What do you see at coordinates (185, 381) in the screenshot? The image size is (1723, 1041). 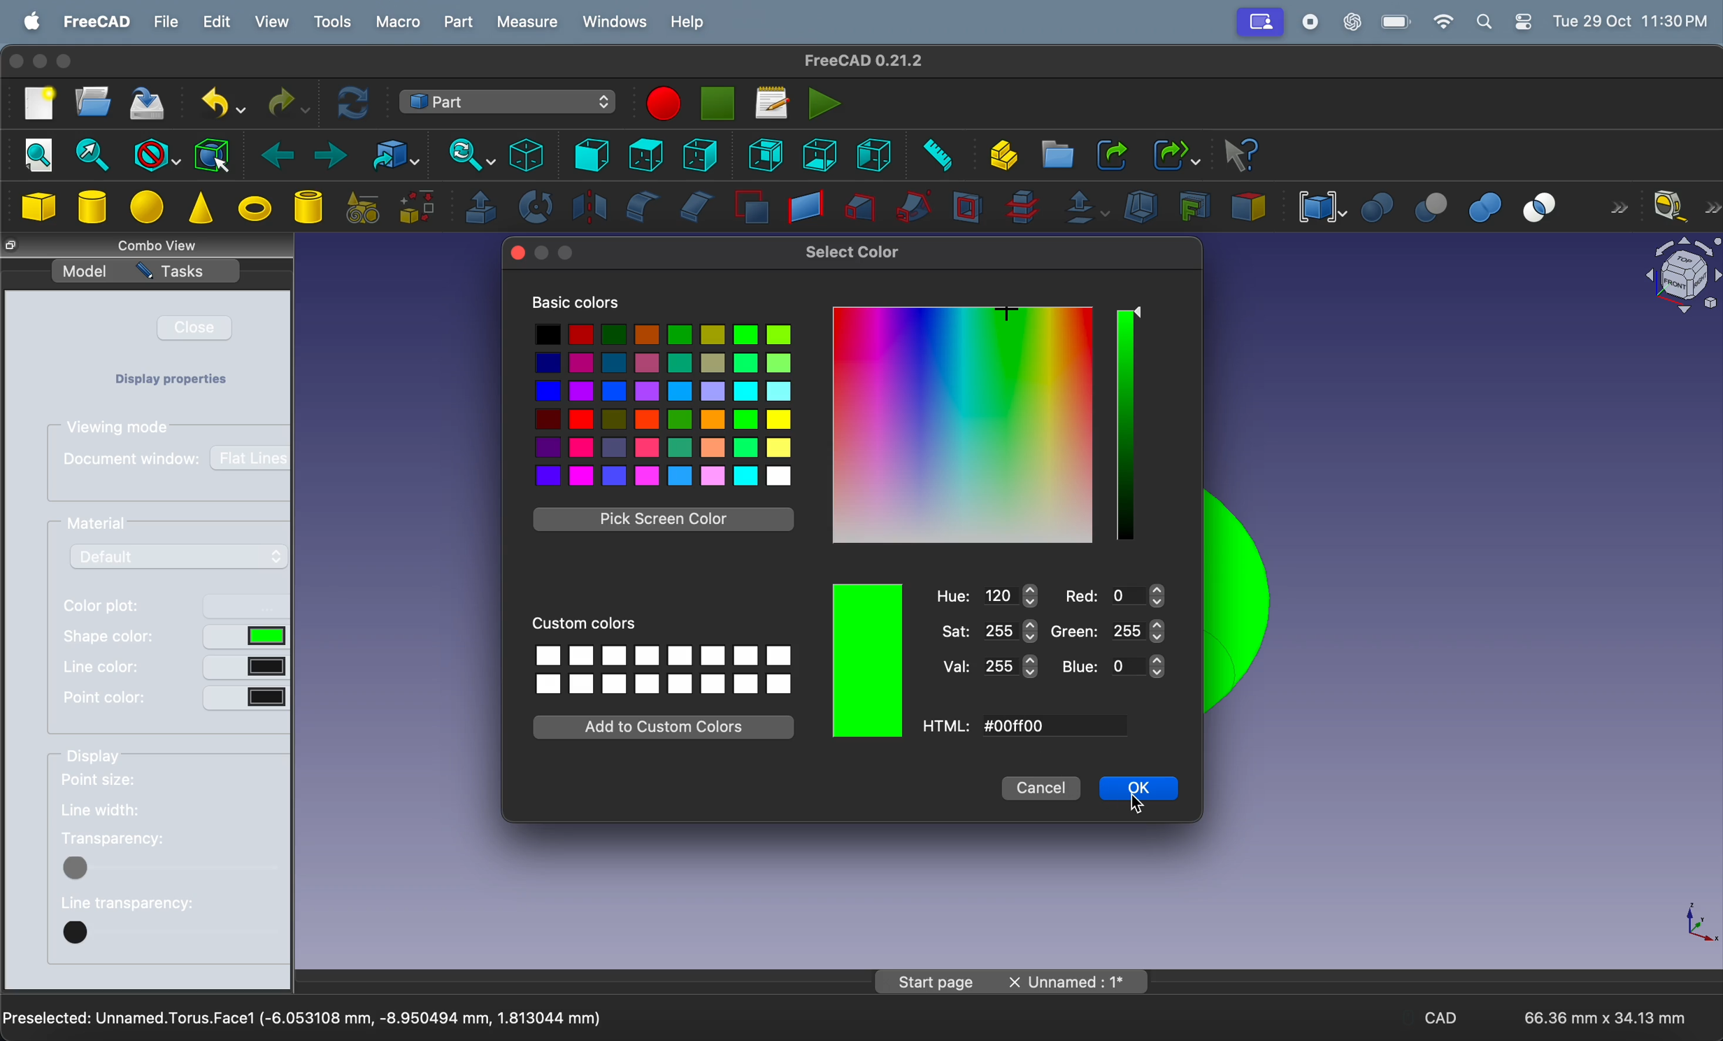 I see `Display properties` at bounding box center [185, 381].